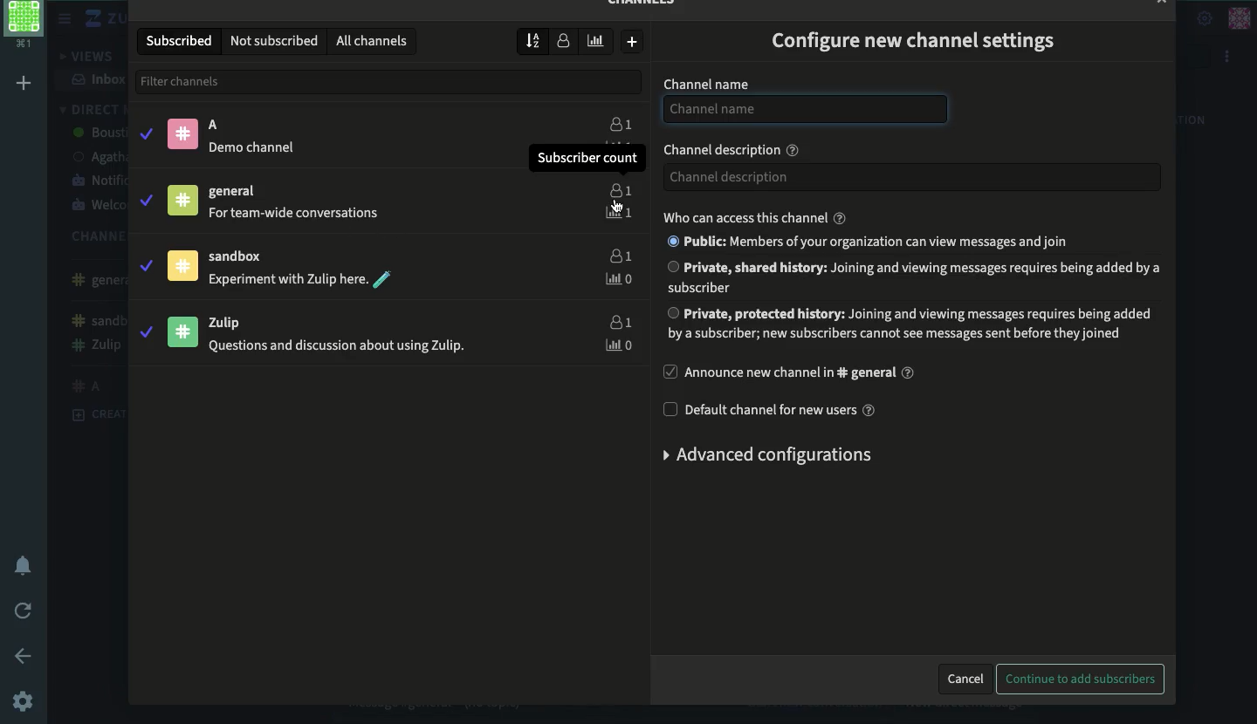 This screenshot has height=724, width=1257. I want to click on filter channels, so click(388, 82).